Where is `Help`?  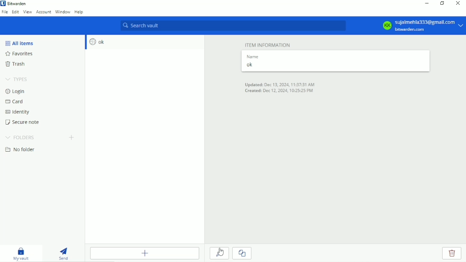 Help is located at coordinates (79, 12).